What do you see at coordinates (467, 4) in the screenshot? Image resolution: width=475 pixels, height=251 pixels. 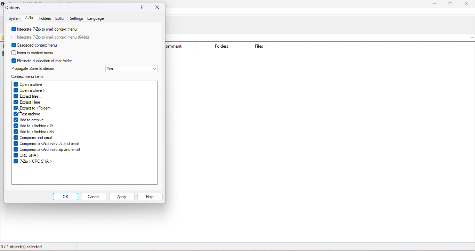 I see `close` at bounding box center [467, 4].